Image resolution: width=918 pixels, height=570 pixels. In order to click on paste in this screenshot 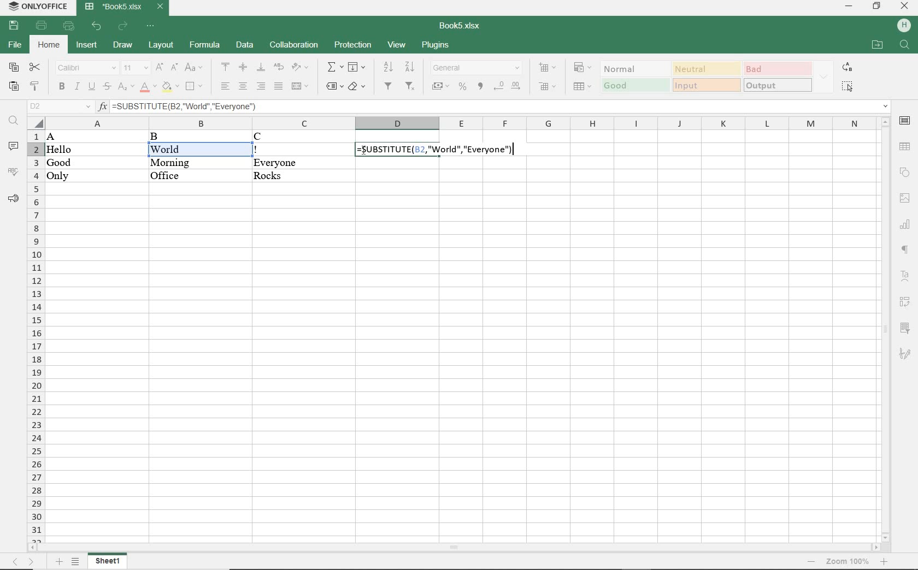, I will do `click(13, 87)`.